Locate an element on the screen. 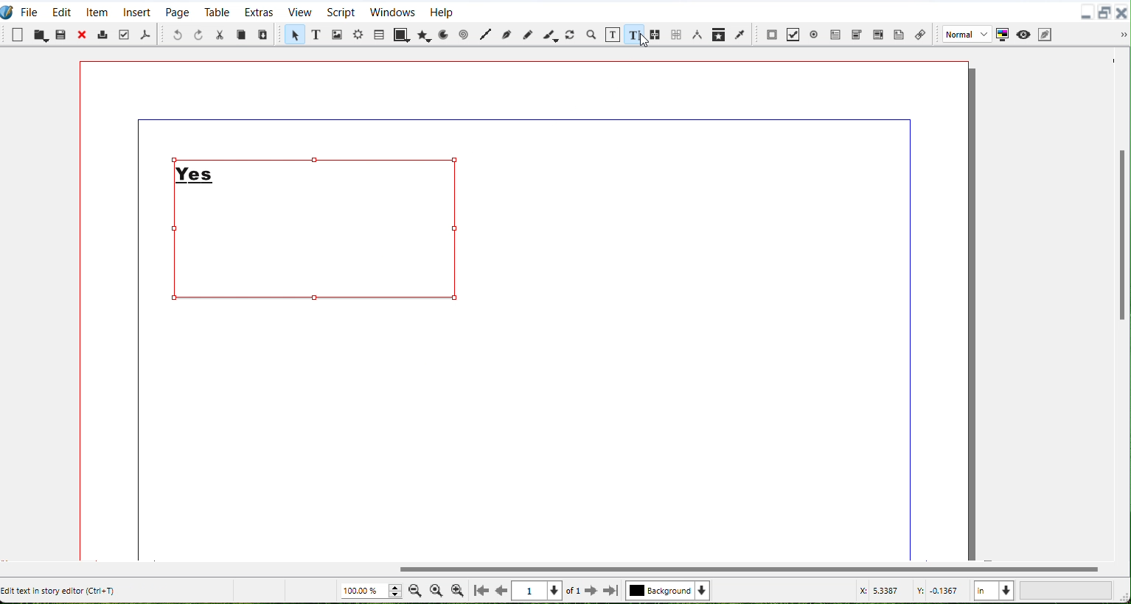 This screenshot has height=604, width=1131. Eye Dropper is located at coordinates (741, 33).